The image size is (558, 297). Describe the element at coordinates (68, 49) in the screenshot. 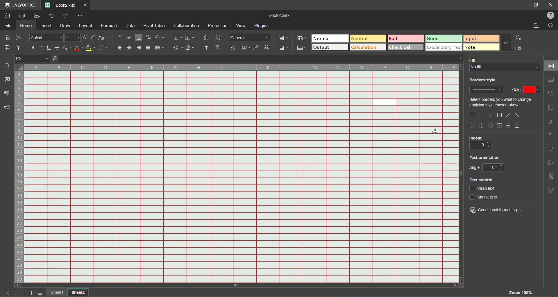

I see `sub/superscript` at that location.